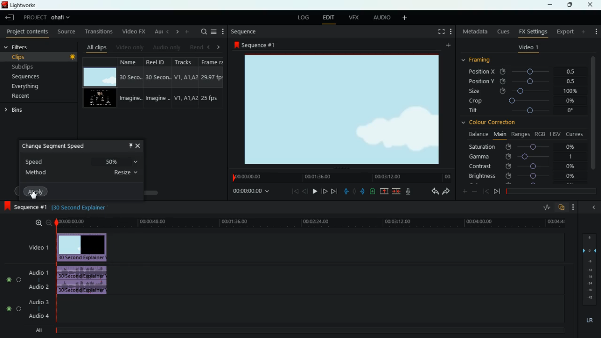 This screenshot has height=338, width=601. What do you see at coordinates (568, 5) in the screenshot?
I see `maximize` at bounding box center [568, 5].